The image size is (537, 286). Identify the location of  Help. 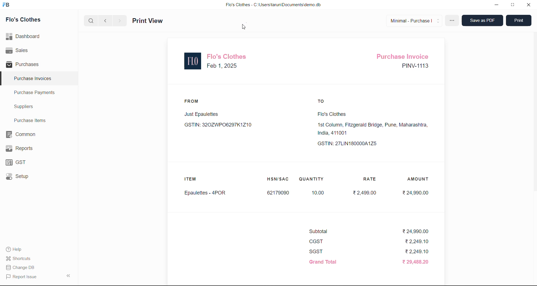
(19, 249).